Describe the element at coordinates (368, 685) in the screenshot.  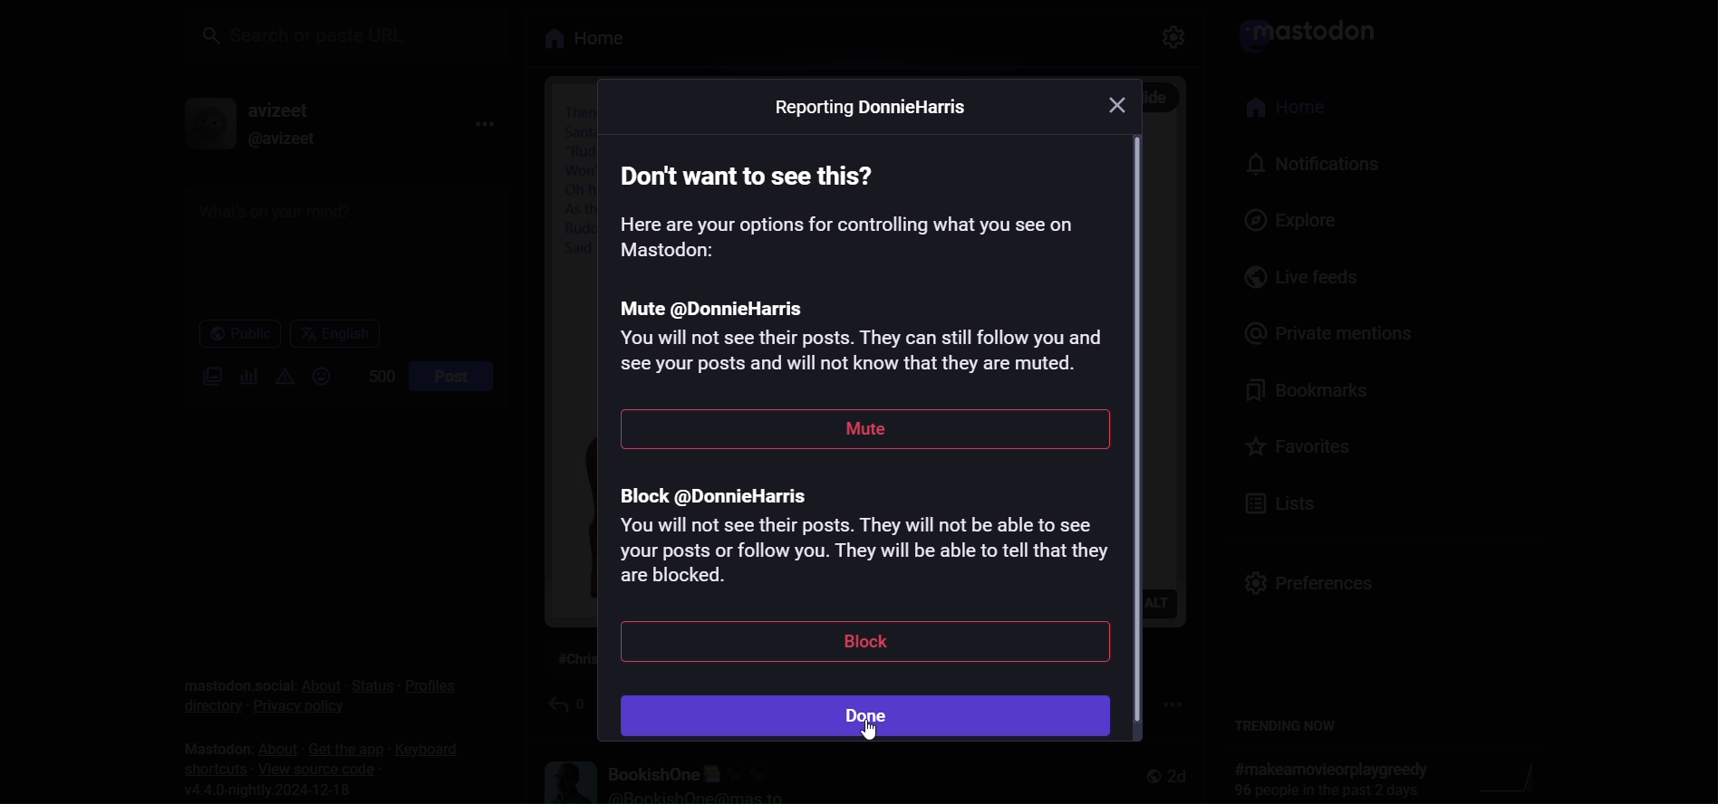
I see `status` at that location.